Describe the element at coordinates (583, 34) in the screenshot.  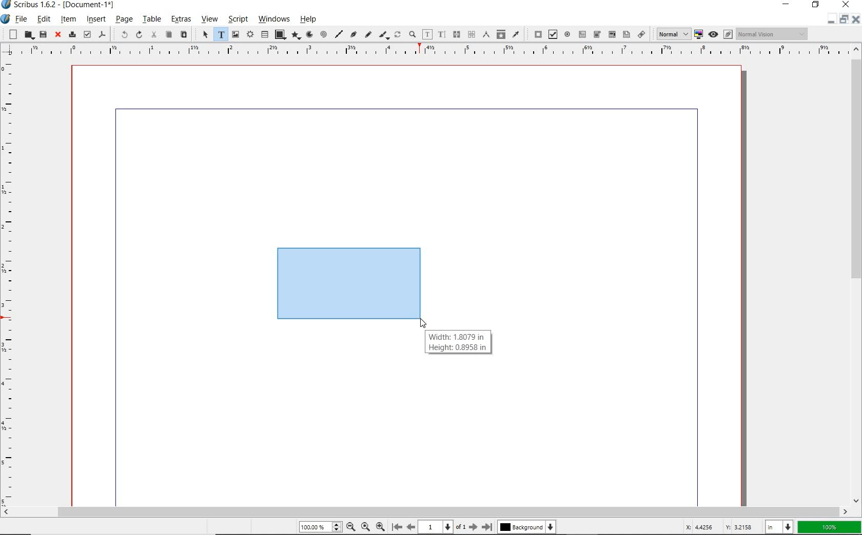
I see `pdf text field` at that location.